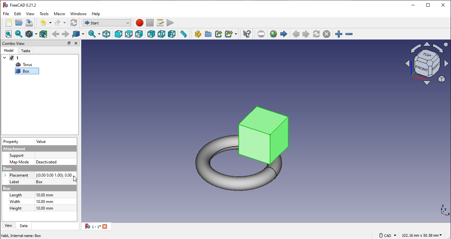 The image size is (451, 239). Describe the element at coordinates (37, 188) in the screenshot. I see `box` at that location.